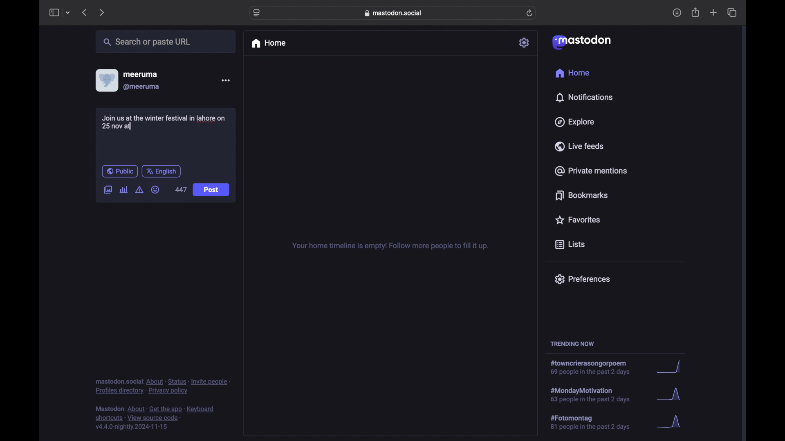  Describe the element at coordinates (570, 245) in the screenshot. I see `lists` at that location.